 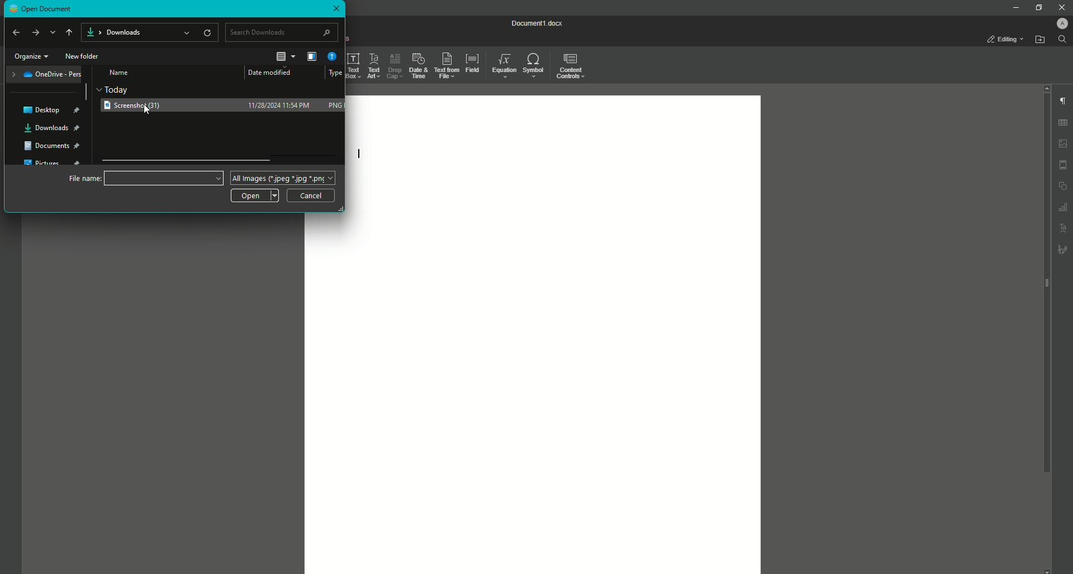 What do you see at coordinates (335, 105) in the screenshot?
I see `PNG` at bounding box center [335, 105].